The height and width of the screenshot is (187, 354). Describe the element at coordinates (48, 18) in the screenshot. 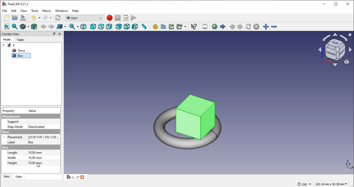

I see `redo` at that location.